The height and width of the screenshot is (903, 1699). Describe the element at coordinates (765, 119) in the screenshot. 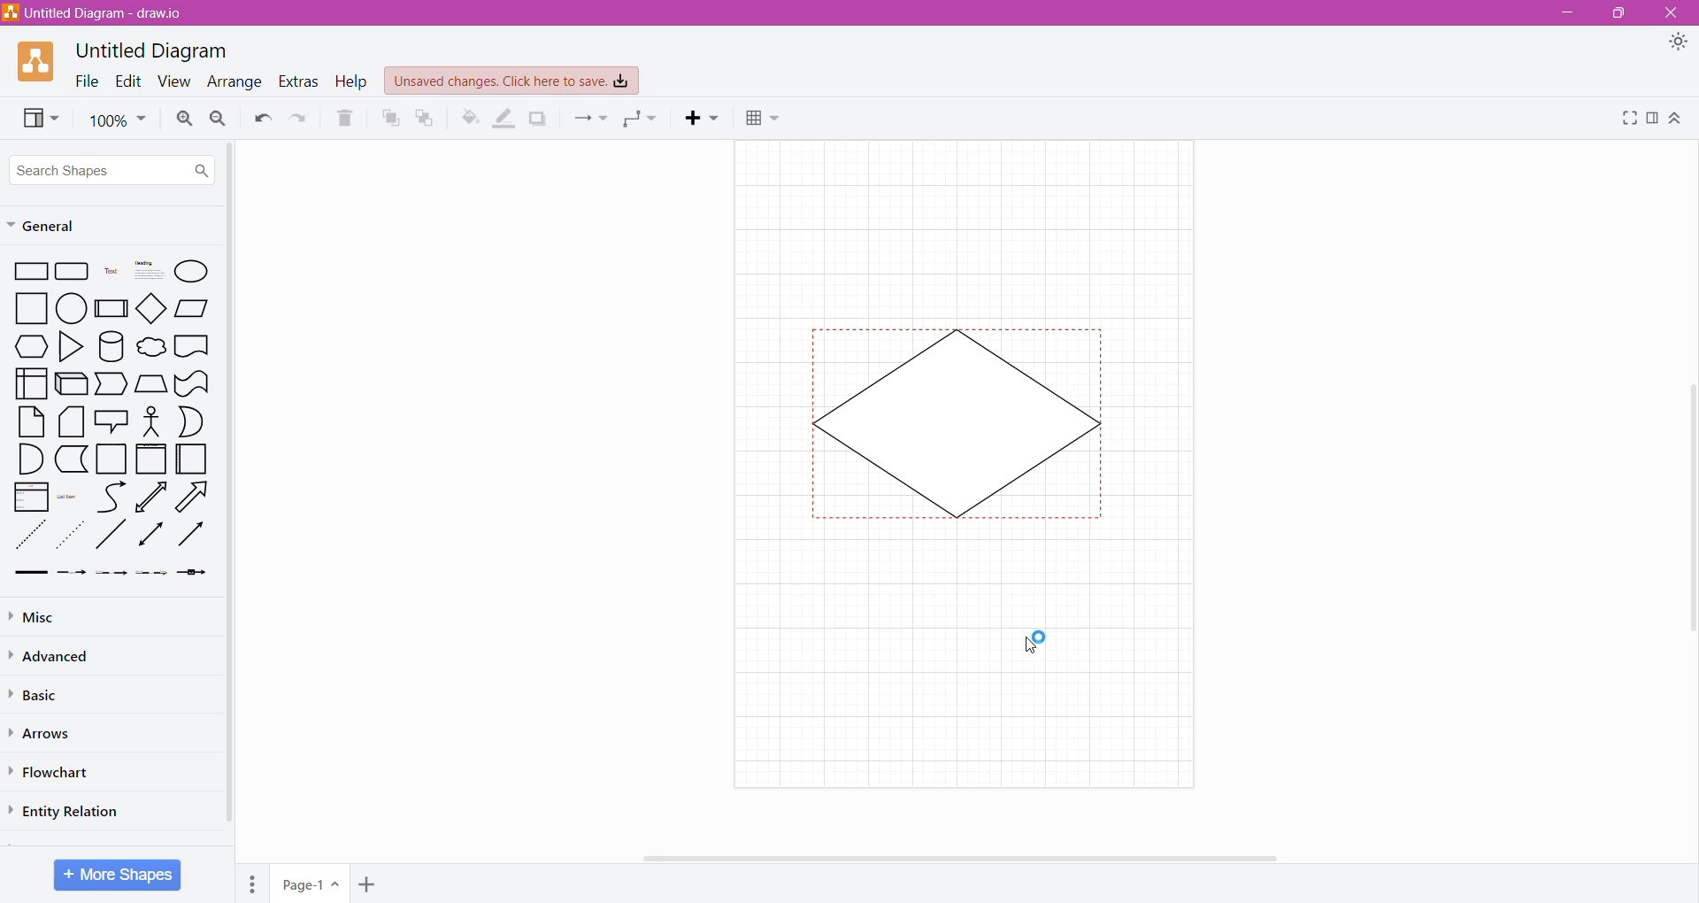

I see `Table` at that location.